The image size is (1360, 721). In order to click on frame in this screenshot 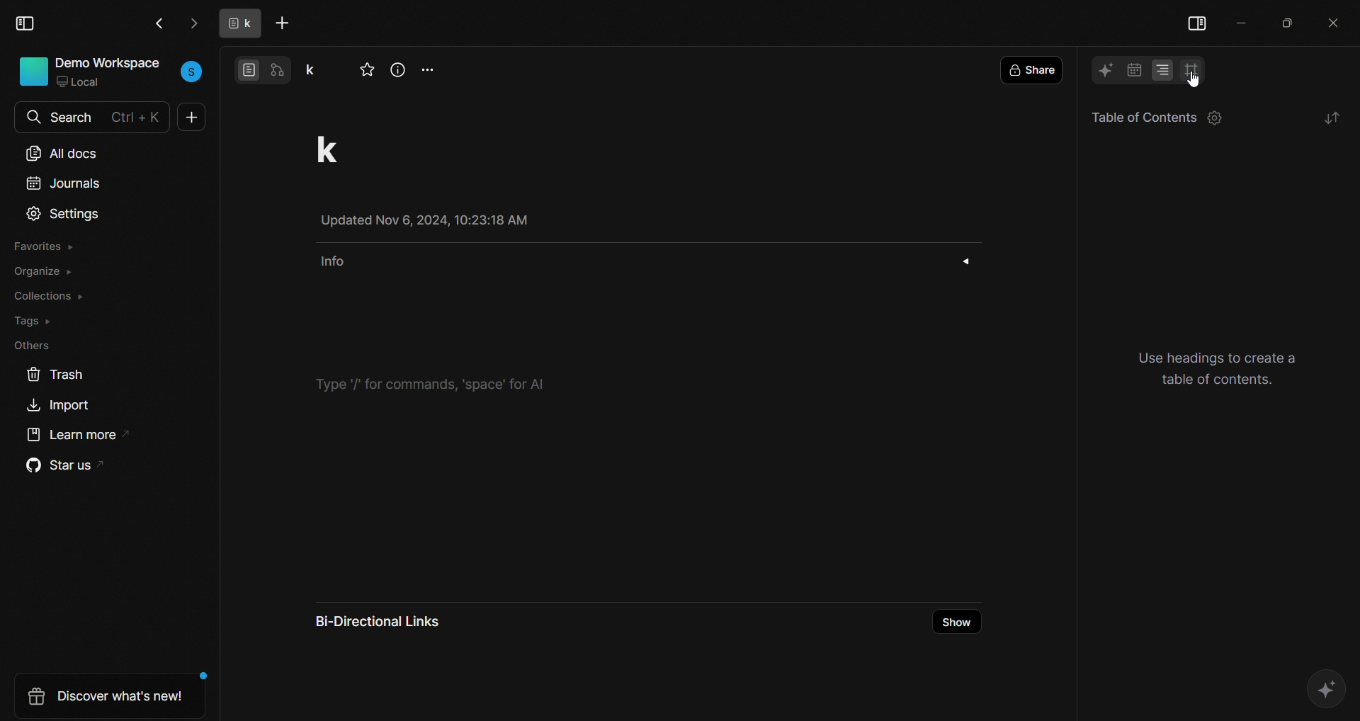, I will do `click(1193, 70)`.